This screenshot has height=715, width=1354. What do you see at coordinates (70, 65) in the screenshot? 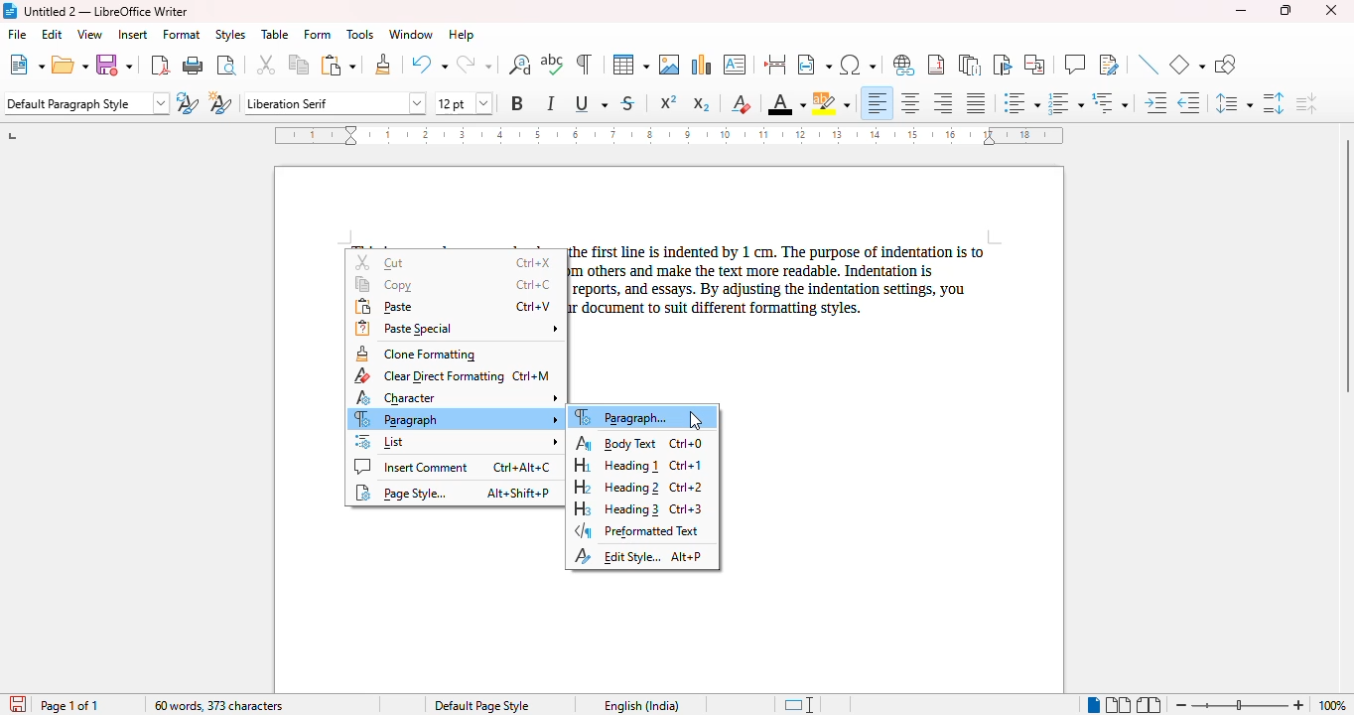
I see `open` at bounding box center [70, 65].